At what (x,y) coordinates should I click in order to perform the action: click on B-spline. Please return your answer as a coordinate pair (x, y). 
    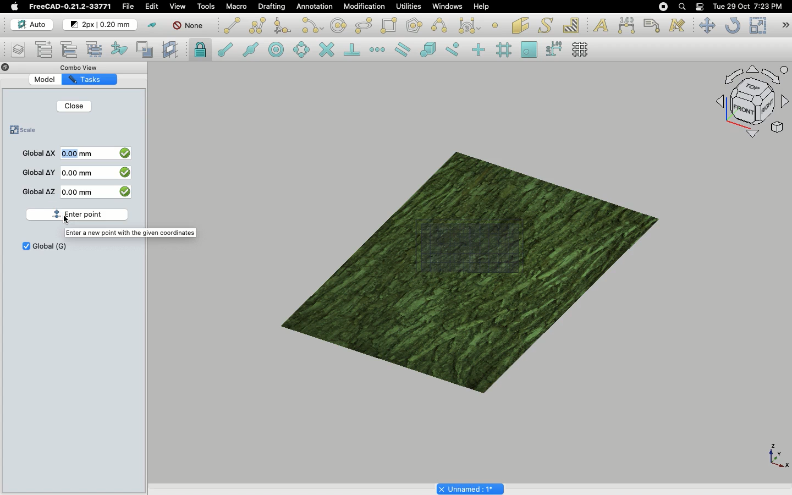
    Looking at the image, I should click on (439, 25).